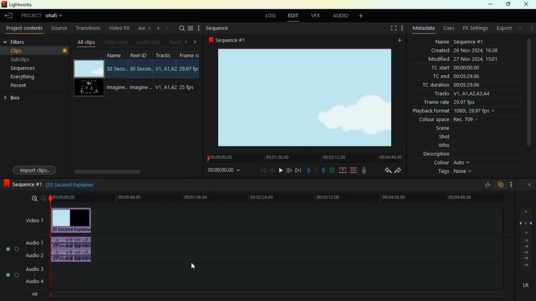  I want to click on import clips, so click(35, 169).